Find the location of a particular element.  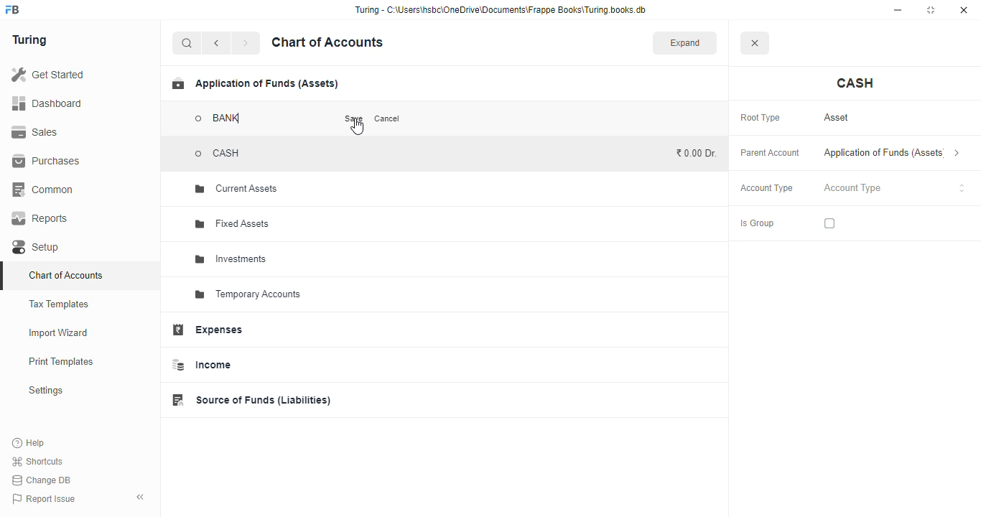

sales is located at coordinates (35, 132).